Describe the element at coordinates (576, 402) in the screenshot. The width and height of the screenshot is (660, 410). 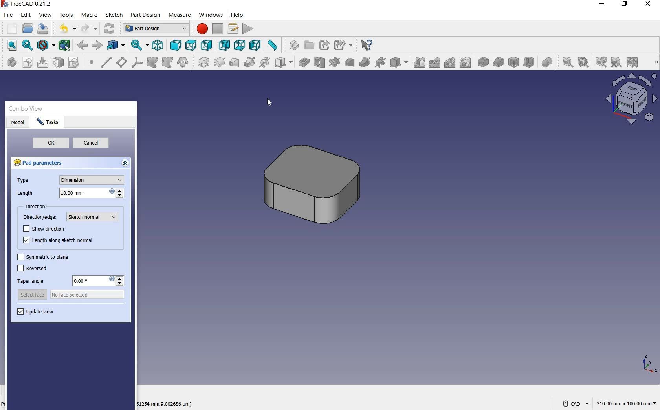
I see `CAD Navigation Style` at that location.